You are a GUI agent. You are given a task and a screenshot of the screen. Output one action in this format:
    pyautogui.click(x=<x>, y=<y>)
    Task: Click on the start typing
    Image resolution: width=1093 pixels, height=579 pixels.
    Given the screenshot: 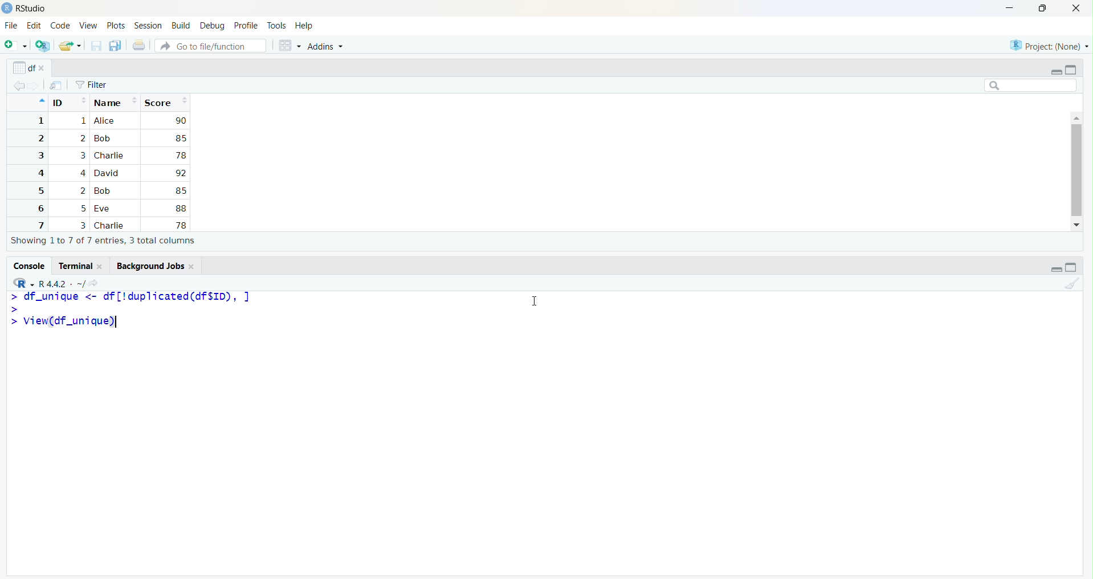 What is the action you would take?
    pyautogui.click(x=12, y=297)
    